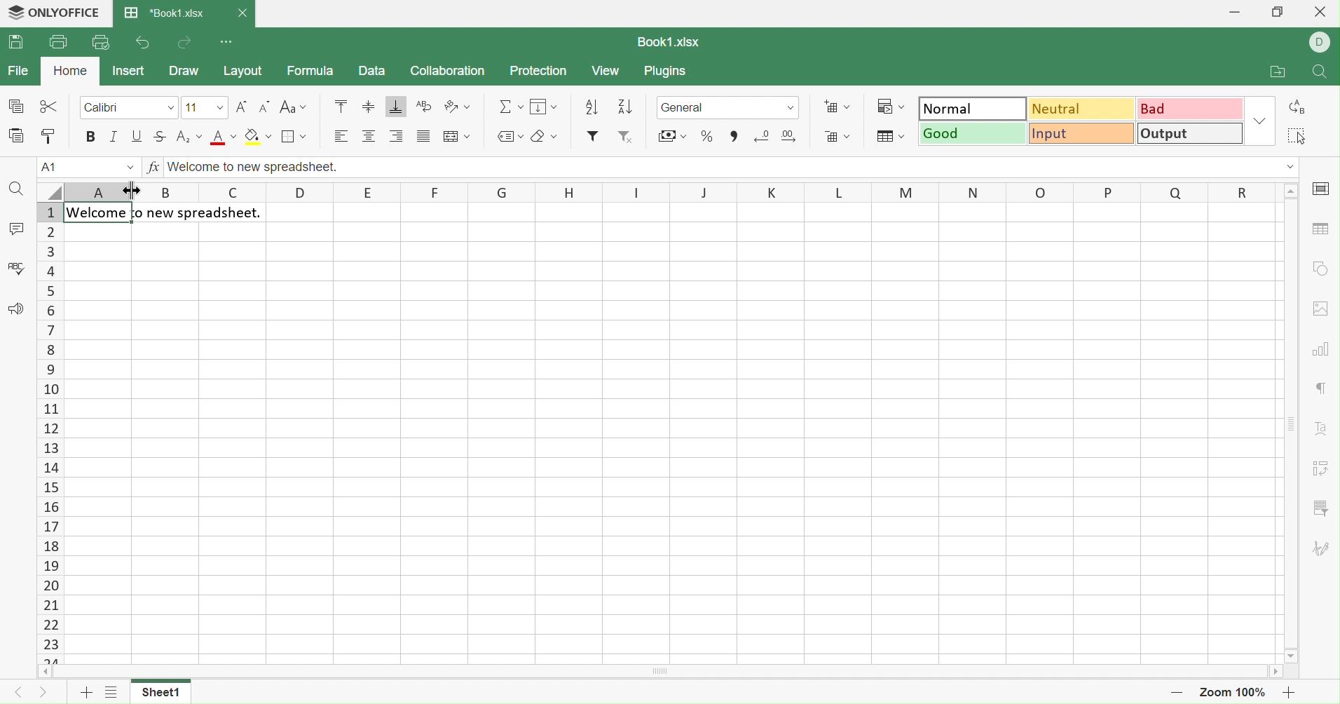 The image size is (1340, 704). Describe the element at coordinates (790, 137) in the screenshot. I see `Increase decimal` at that location.